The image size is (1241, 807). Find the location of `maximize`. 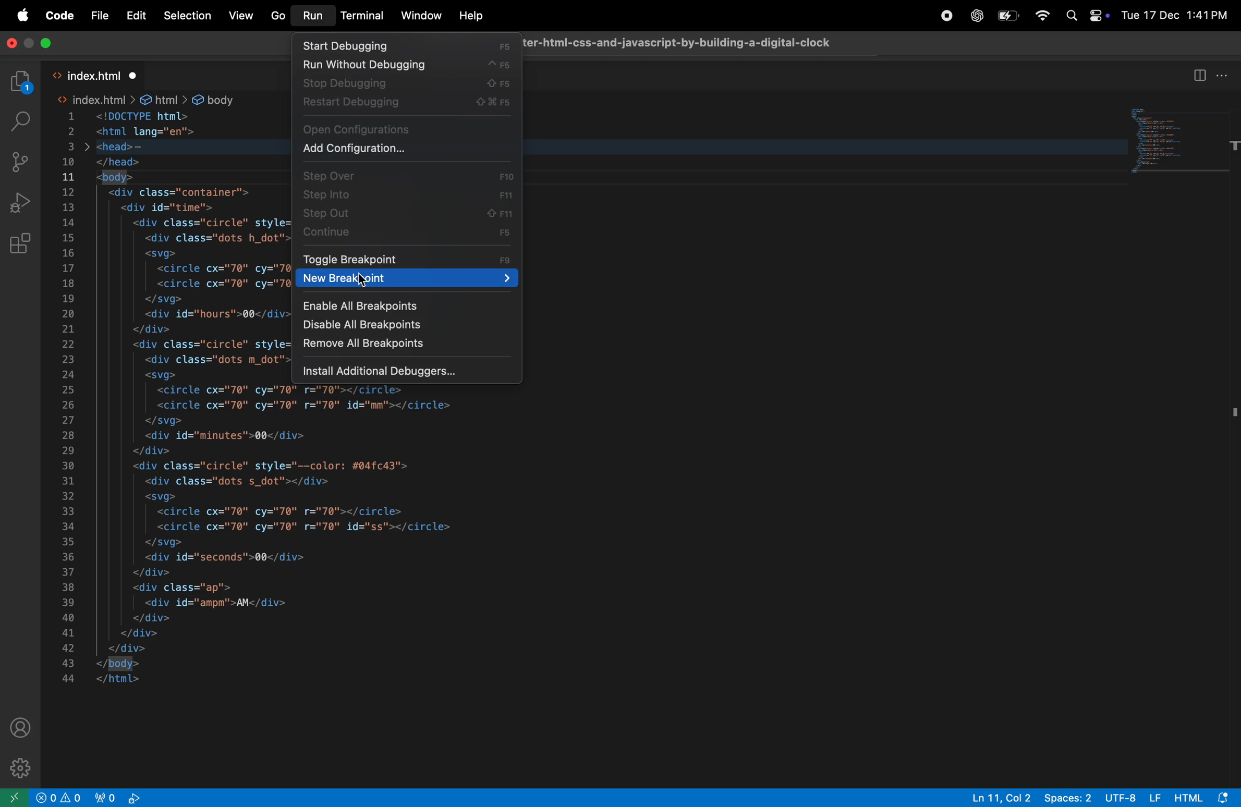

maximize is located at coordinates (50, 44).